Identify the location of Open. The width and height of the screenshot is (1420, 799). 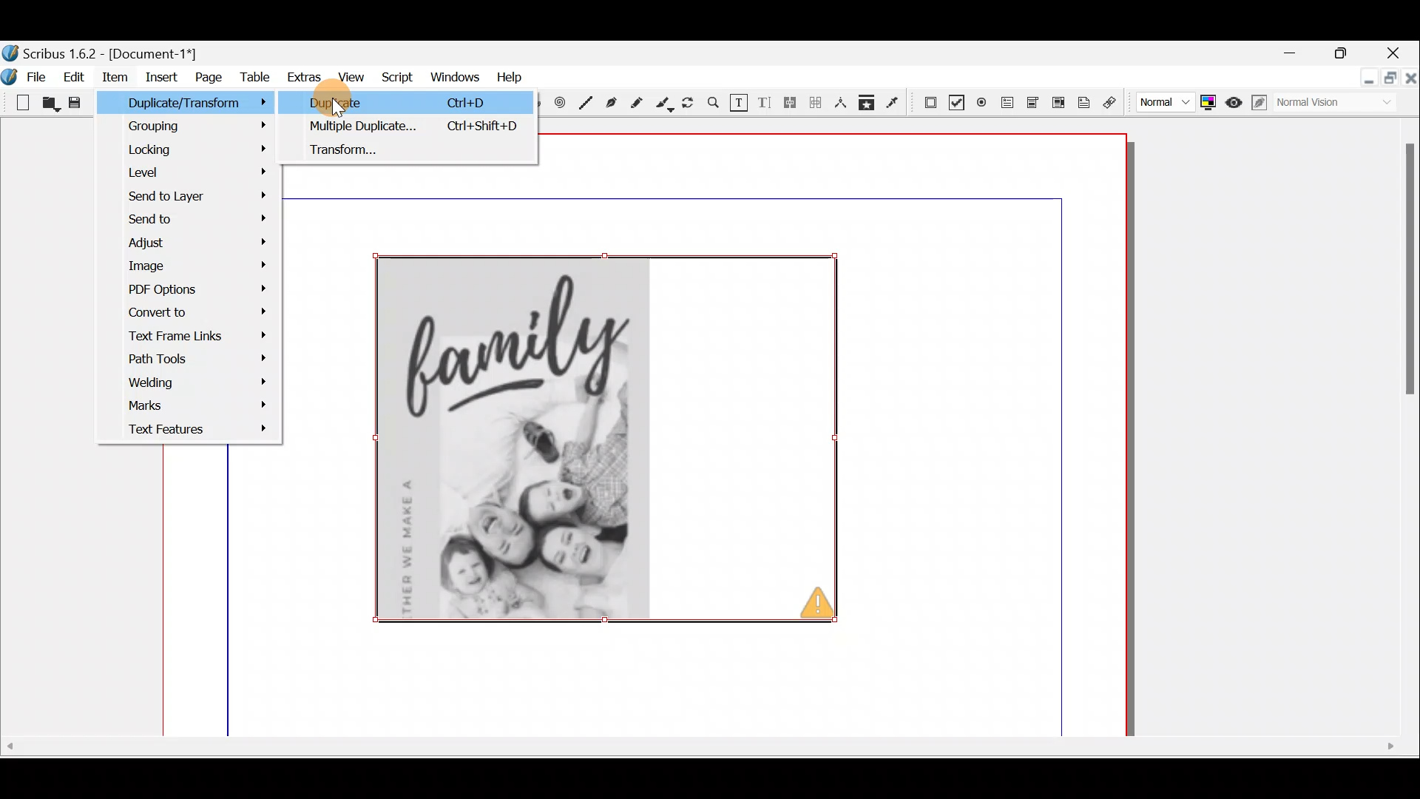
(51, 106).